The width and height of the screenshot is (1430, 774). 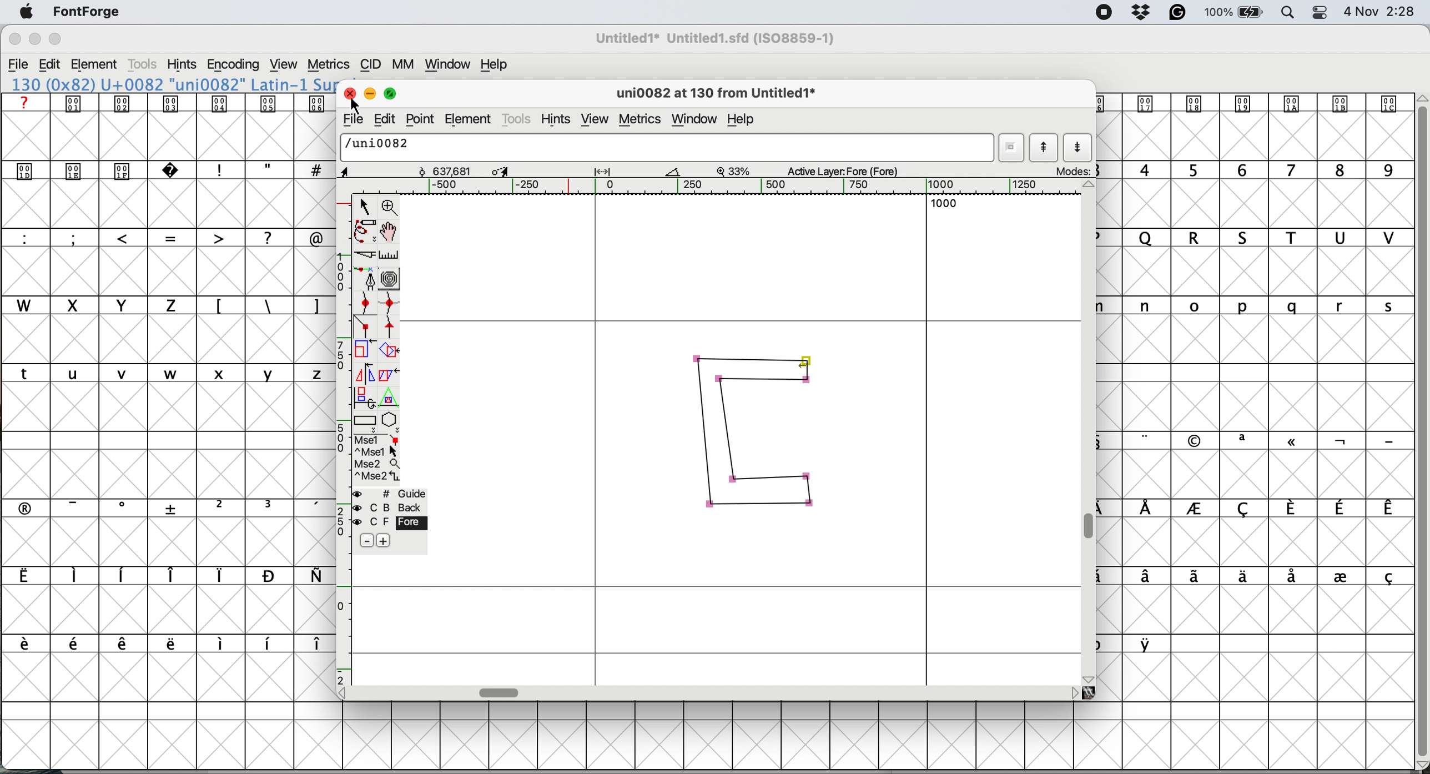 What do you see at coordinates (765, 378) in the screenshot?
I see `corner points connected` at bounding box center [765, 378].